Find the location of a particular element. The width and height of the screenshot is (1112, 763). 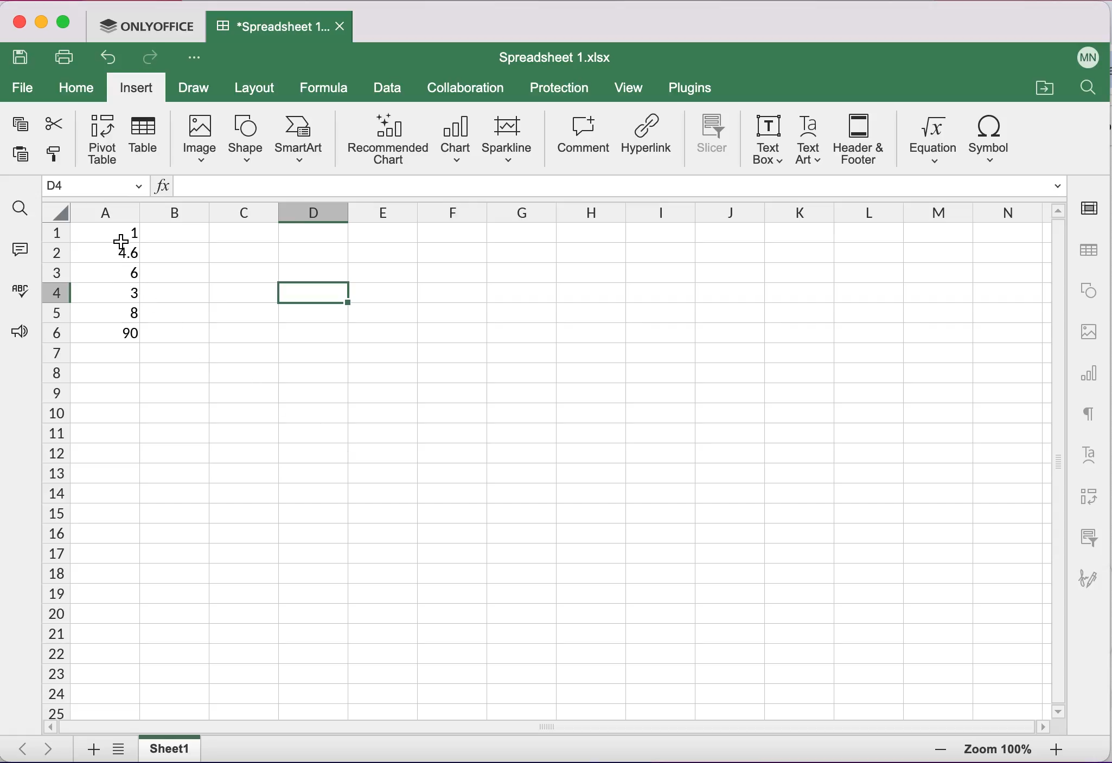

image is located at coordinates (1090, 331).